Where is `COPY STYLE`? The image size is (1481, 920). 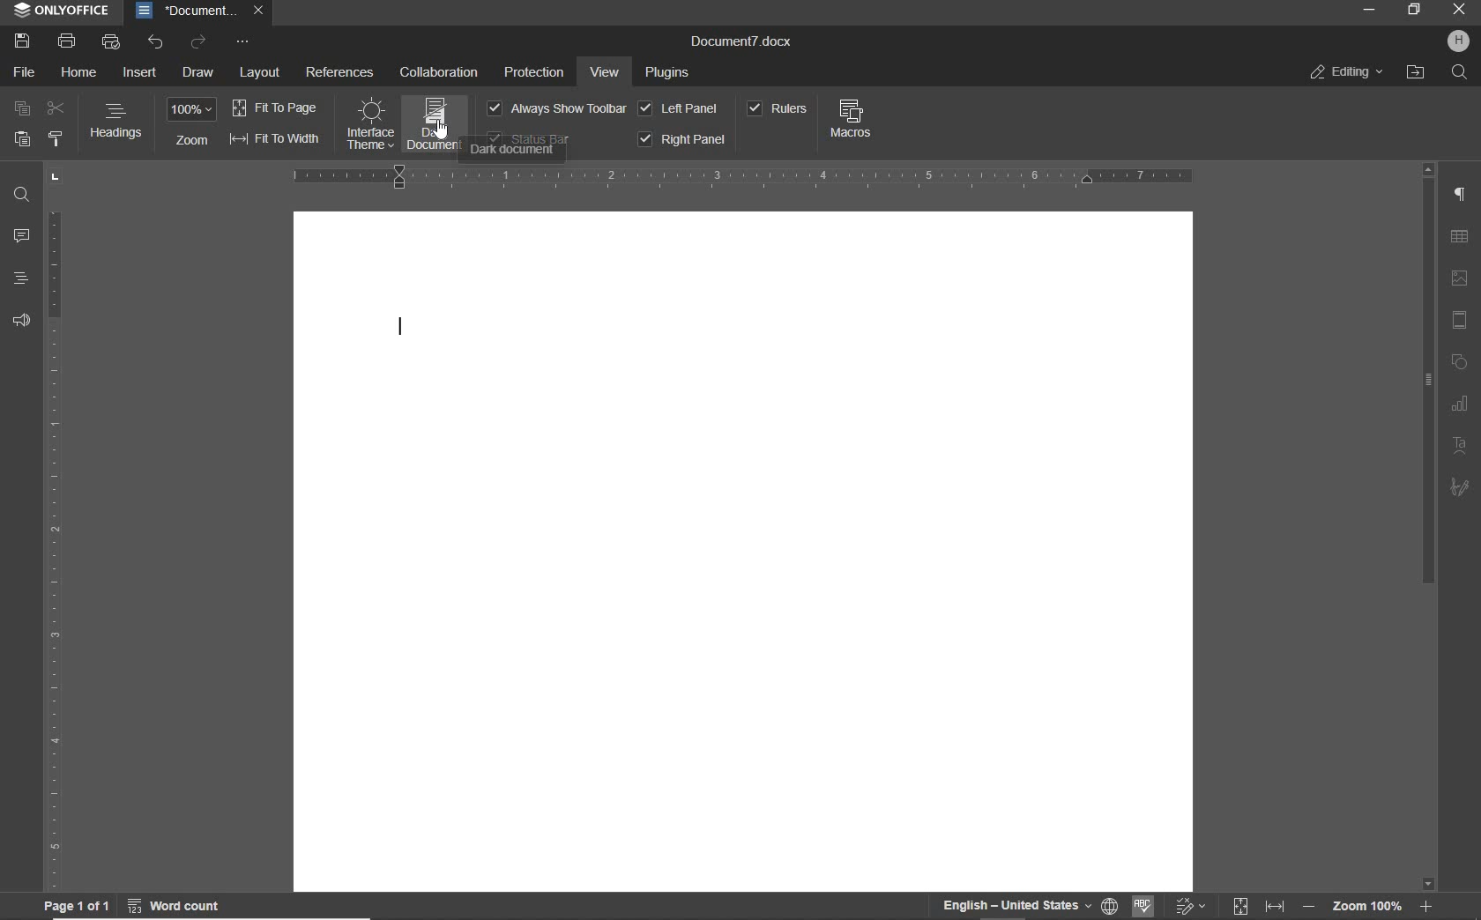
COPY STYLE is located at coordinates (57, 140).